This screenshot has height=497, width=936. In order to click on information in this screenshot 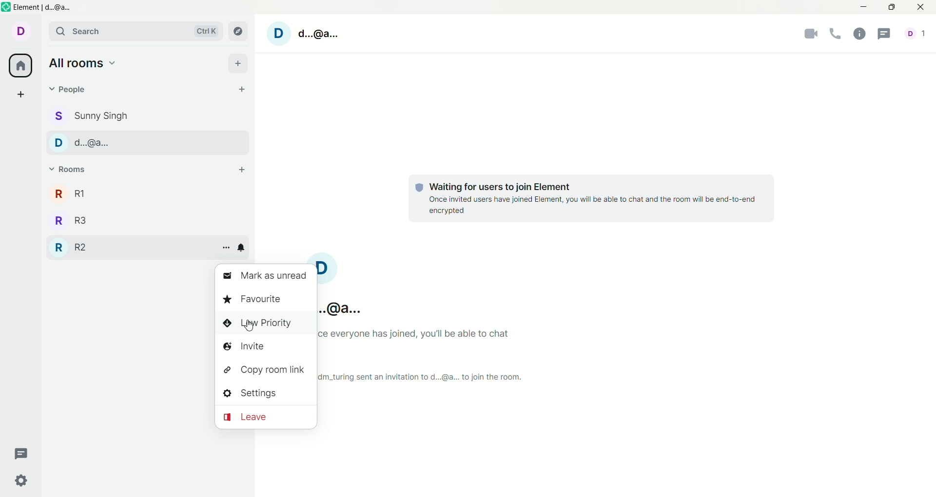, I will do `click(859, 35)`.